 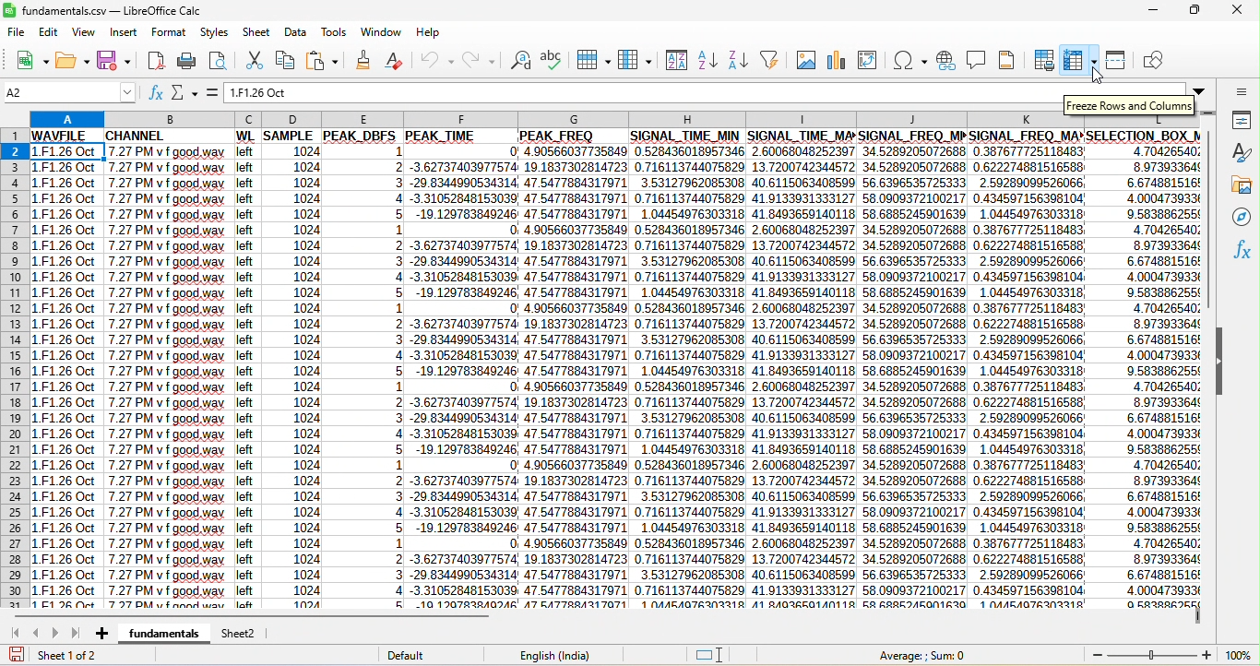 What do you see at coordinates (1167, 655) in the screenshot?
I see `zoom` at bounding box center [1167, 655].